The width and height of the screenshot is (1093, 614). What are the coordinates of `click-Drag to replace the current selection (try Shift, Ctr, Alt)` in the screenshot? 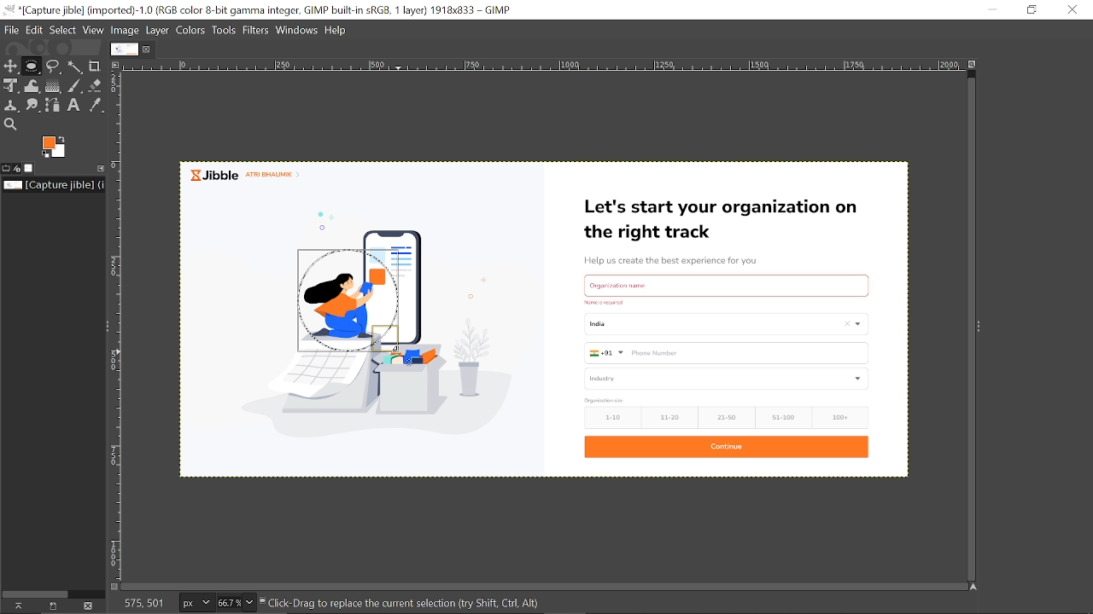 It's located at (402, 602).